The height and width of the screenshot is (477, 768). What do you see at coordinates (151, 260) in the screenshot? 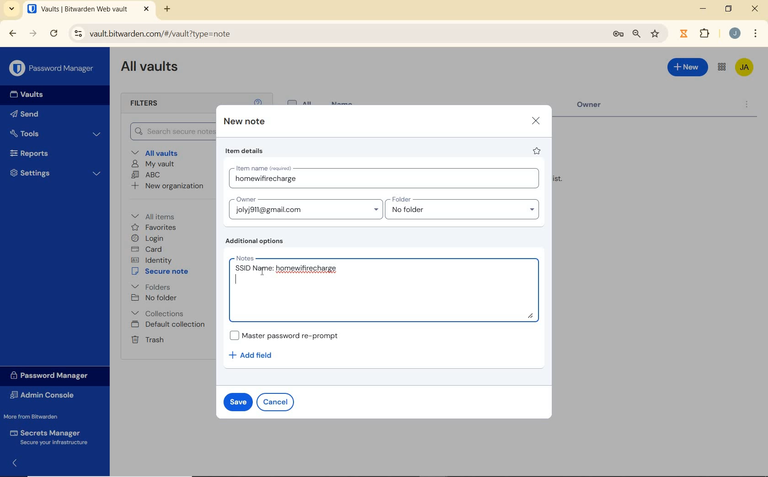
I see `identity` at bounding box center [151, 260].